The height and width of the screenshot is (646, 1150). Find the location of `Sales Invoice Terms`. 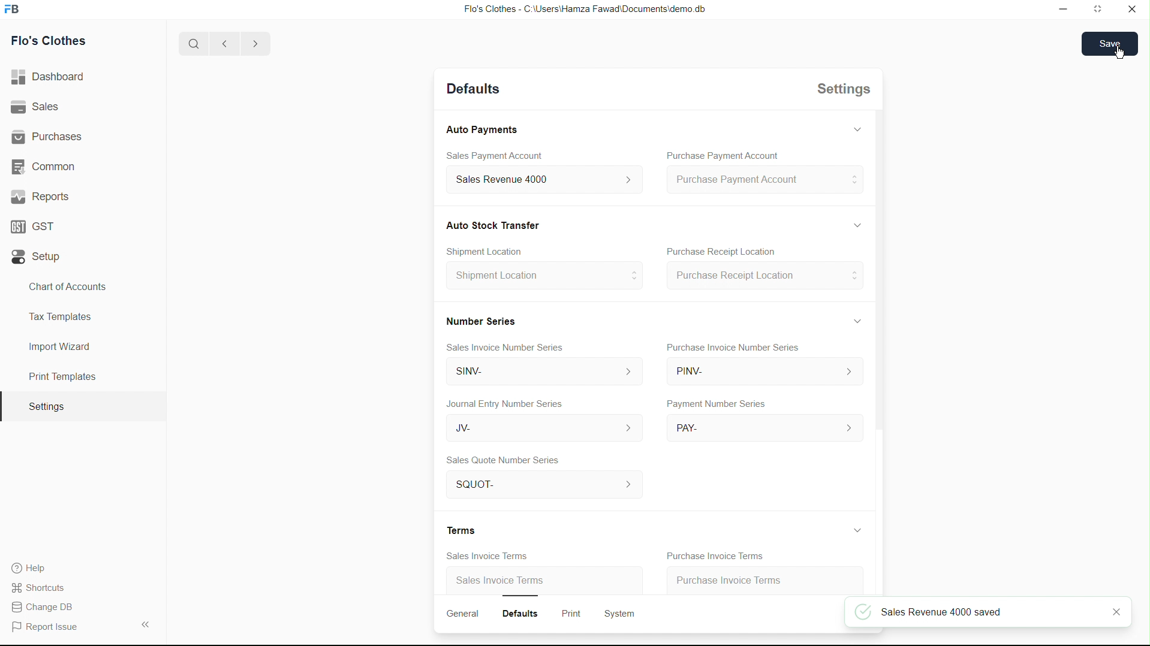

Sales Invoice Terms is located at coordinates (488, 556).